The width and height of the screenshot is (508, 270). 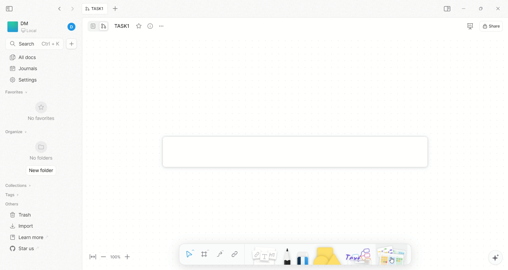 What do you see at coordinates (151, 26) in the screenshot?
I see `view info` at bounding box center [151, 26].